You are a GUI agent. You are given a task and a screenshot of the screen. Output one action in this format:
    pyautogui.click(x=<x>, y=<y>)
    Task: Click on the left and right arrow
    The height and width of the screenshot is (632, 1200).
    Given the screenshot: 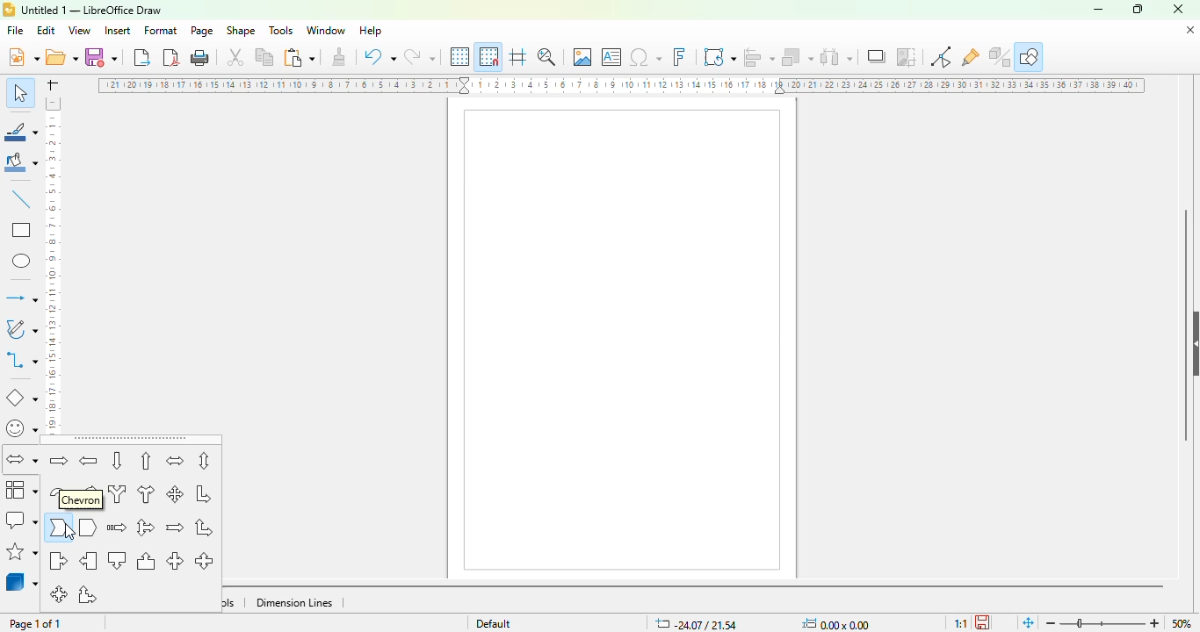 What is the action you would take?
    pyautogui.click(x=176, y=461)
    